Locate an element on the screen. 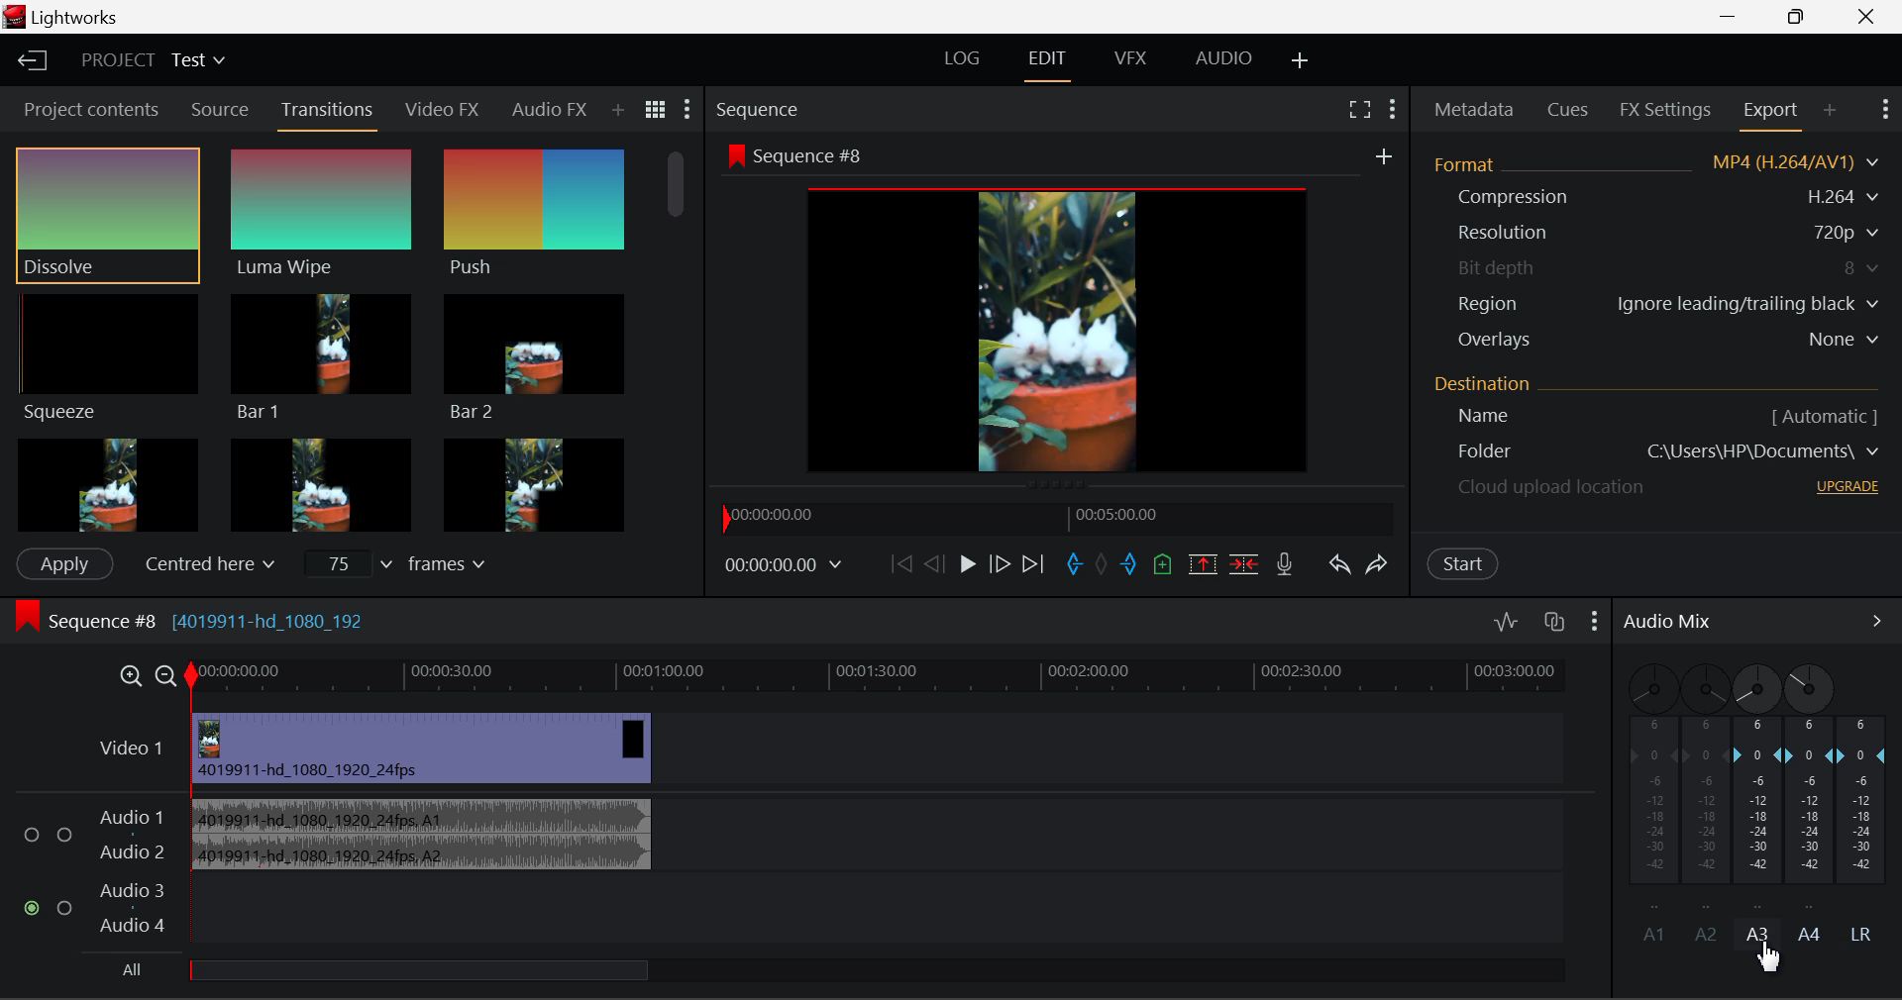  Toggle between title and list view is located at coordinates (655, 110).